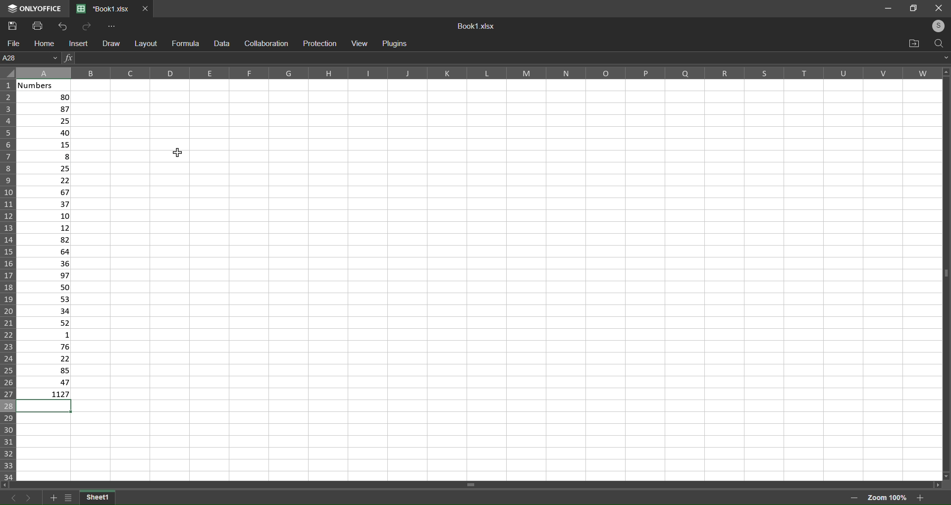 The image size is (951, 505). What do you see at coordinates (47, 408) in the screenshot?
I see `selected cell` at bounding box center [47, 408].